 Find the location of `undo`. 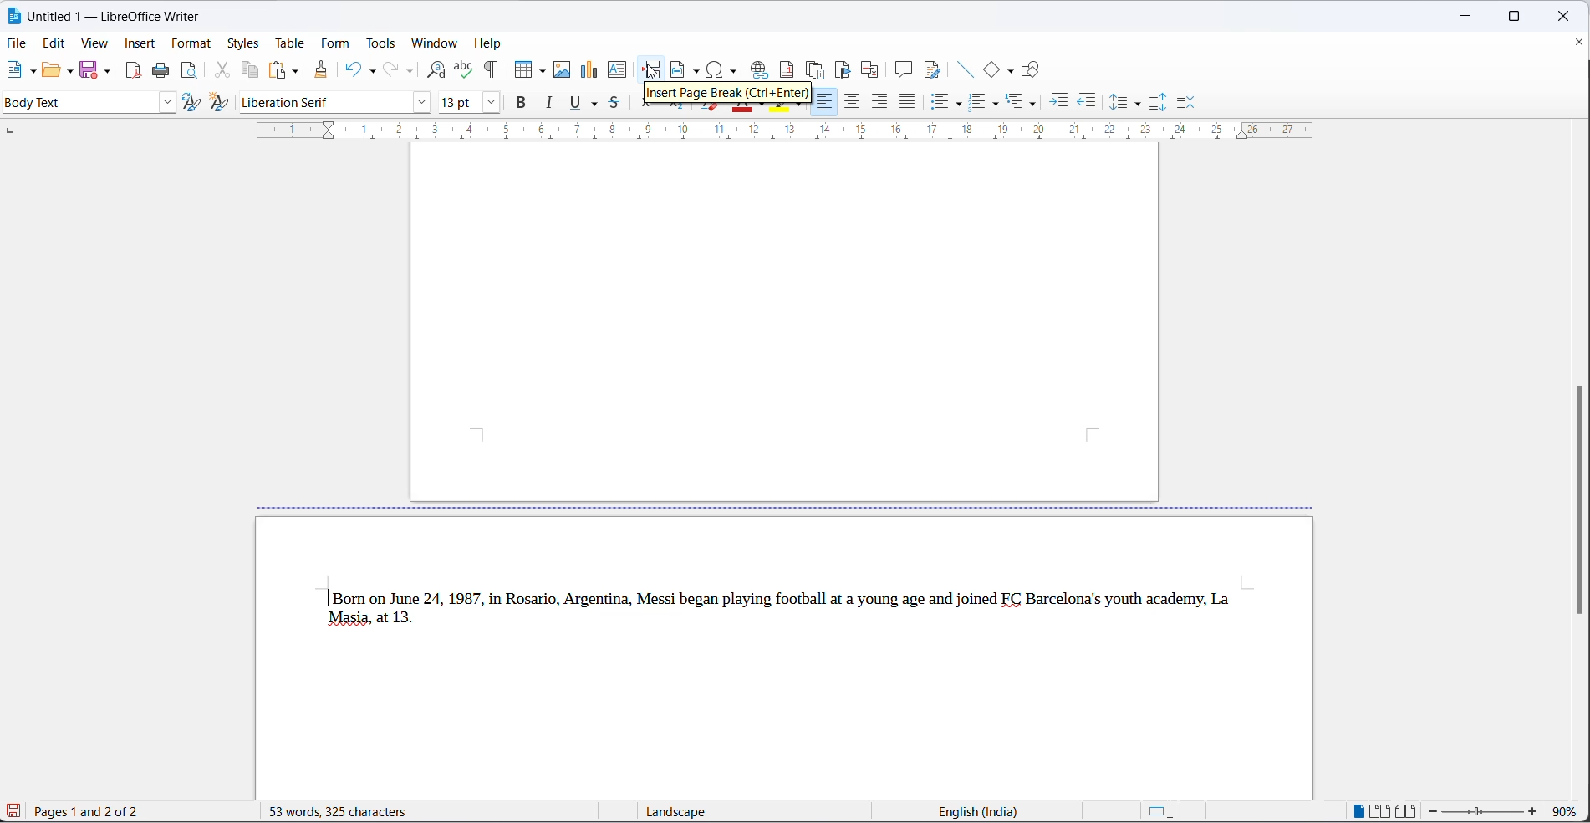

undo is located at coordinates (350, 70).